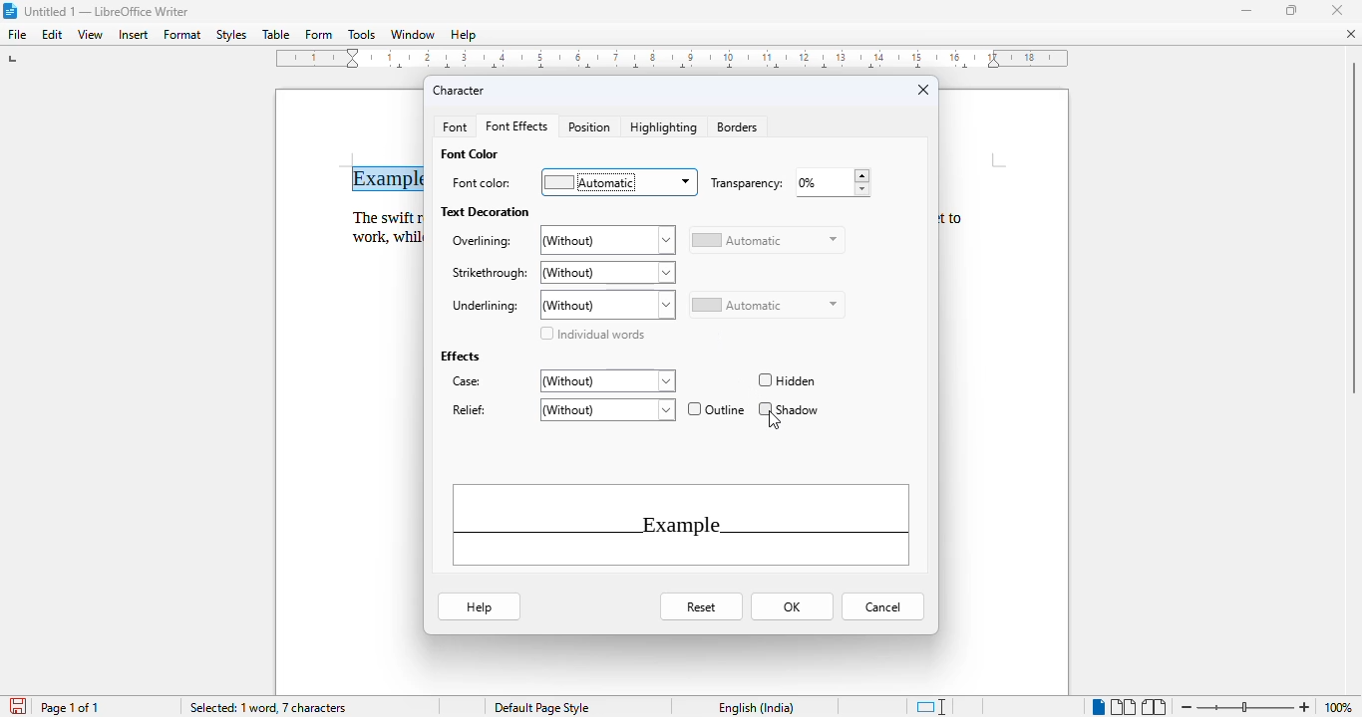 Image resolution: width=1362 pixels, height=717 pixels. What do you see at coordinates (572, 181) in the screenshot?
I see `font color: automatic` at bounding box center [572, 181].